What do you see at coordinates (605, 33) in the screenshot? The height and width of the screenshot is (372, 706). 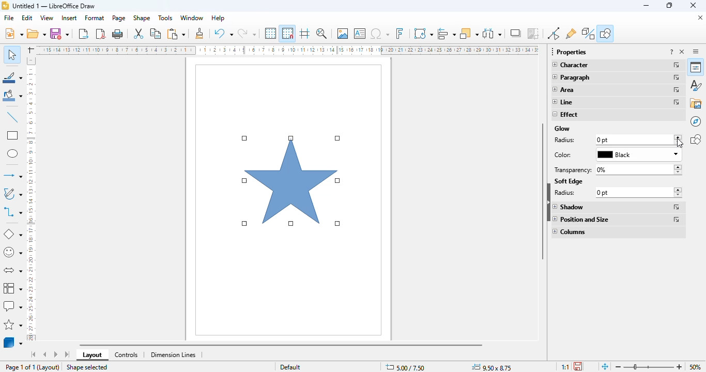 I see `show draw functions` at bounding box center [605, 33].